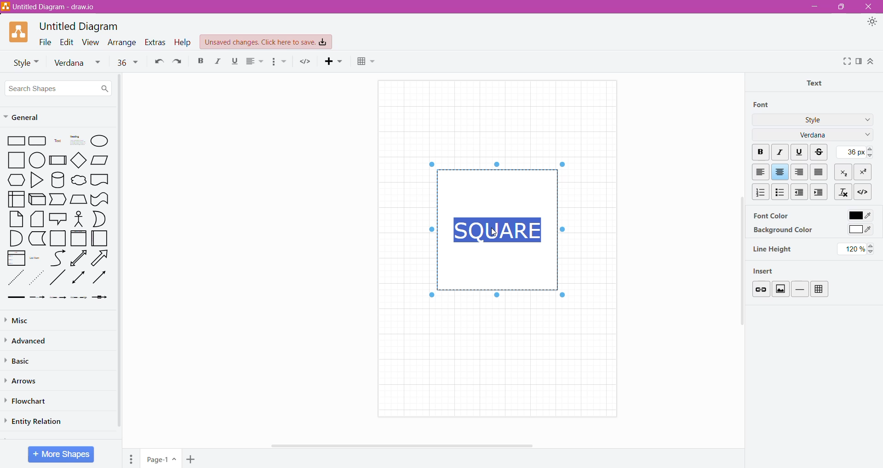  Describe the element at coordinates (132, 459) in the screenshot. I see `Pages` at that location.